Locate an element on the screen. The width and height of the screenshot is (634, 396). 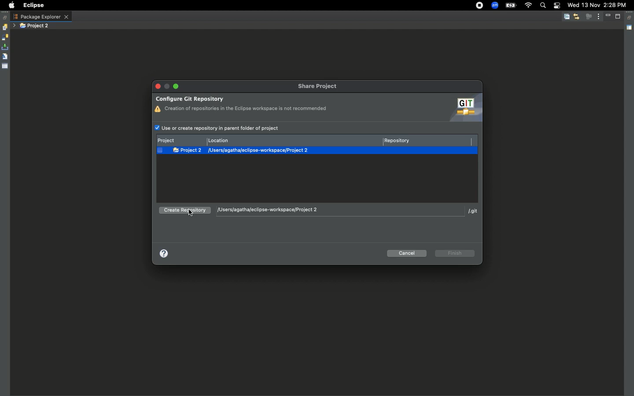
Icon is located at coordinates (463, 108).